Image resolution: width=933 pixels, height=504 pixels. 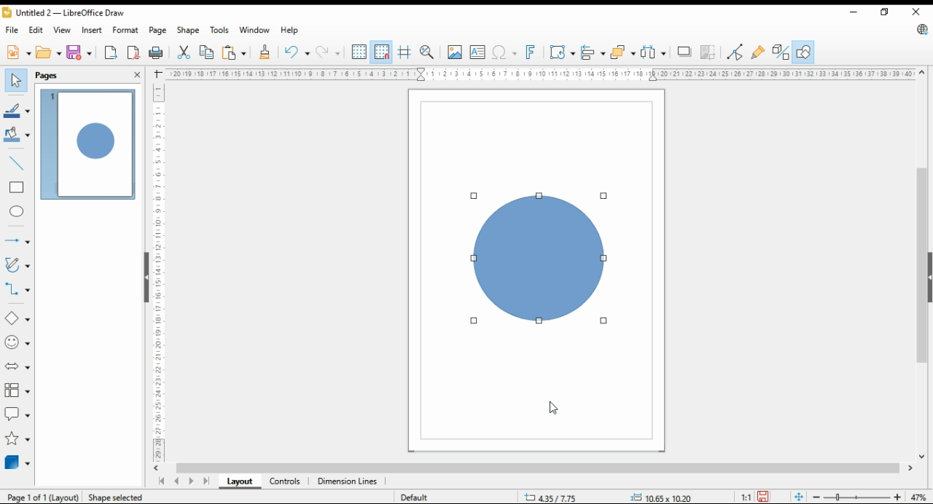 What do you see at coordinates (79, 52) in the screenshot?
I see `save` at bounding box center [79, 52].